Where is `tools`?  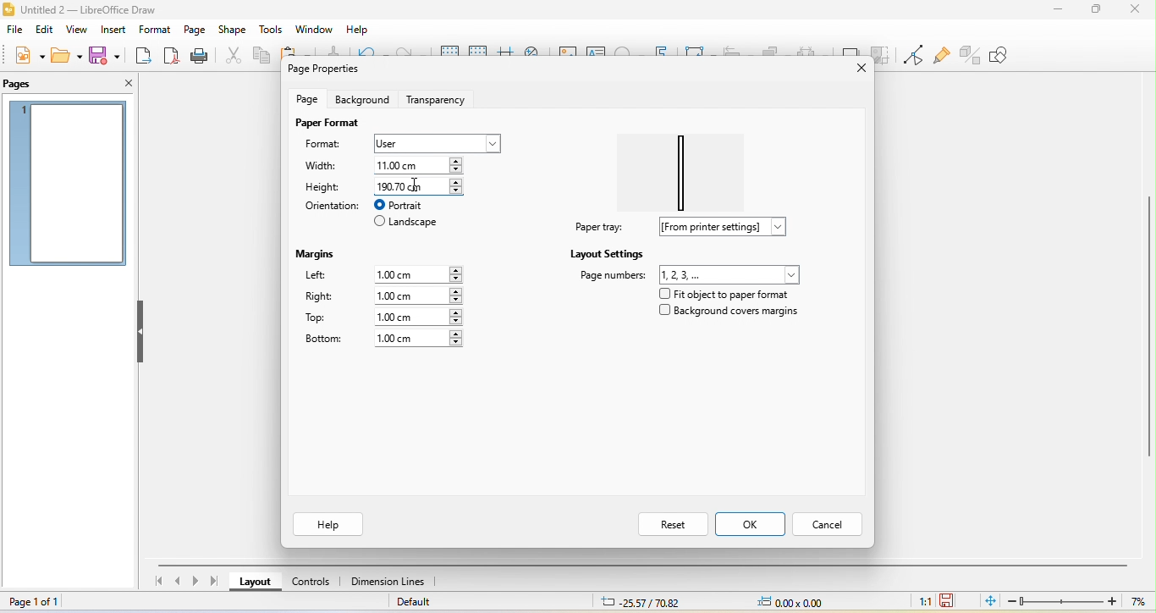
tools is located at coordinates (272, 30).